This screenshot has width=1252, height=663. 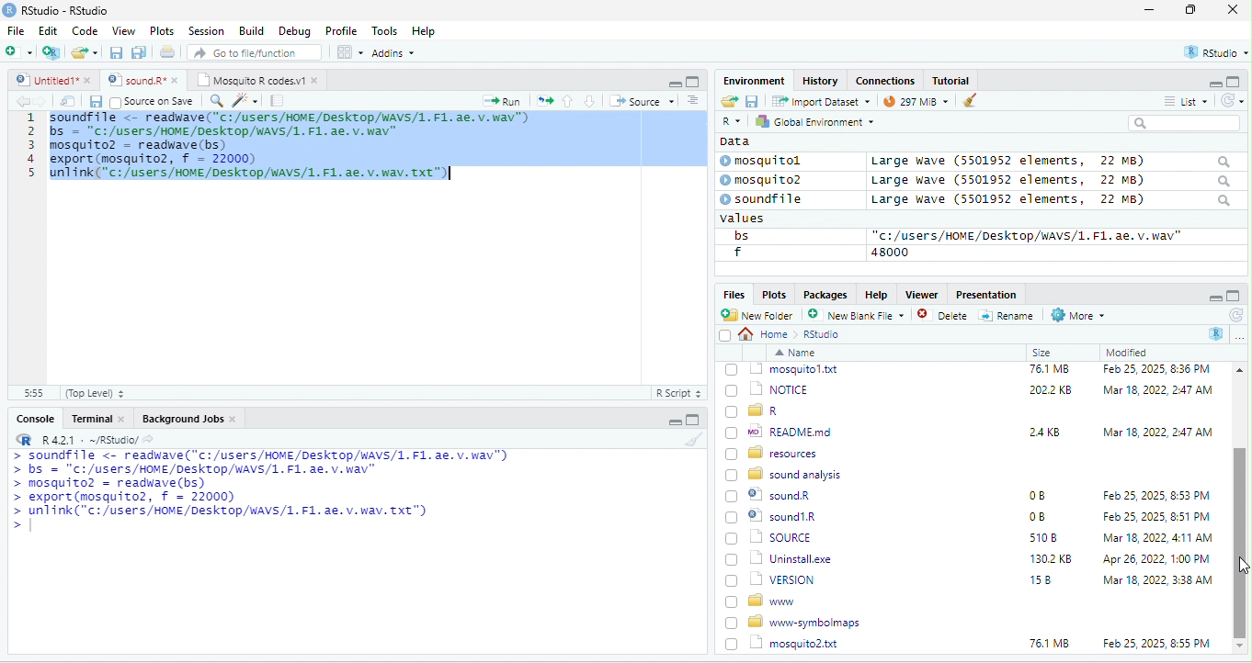 I want to click on maximize, so click(x=692, y=81).